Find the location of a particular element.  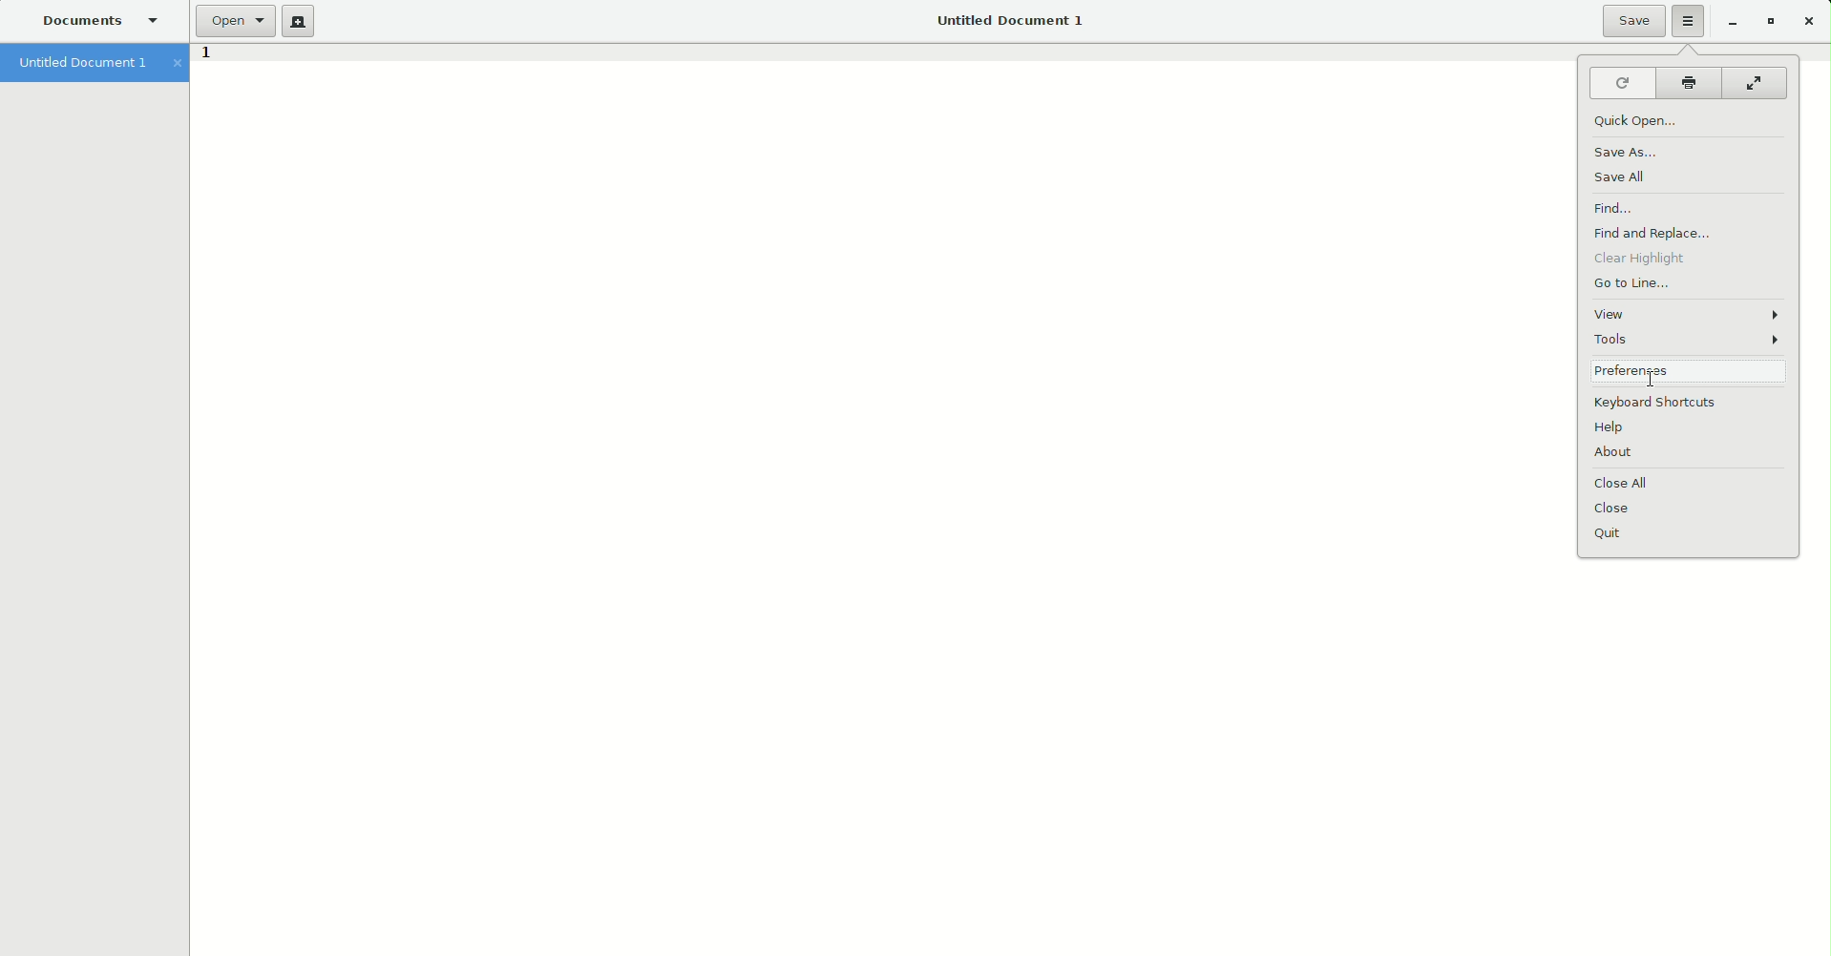

View is located at coordinates (1689, 314).